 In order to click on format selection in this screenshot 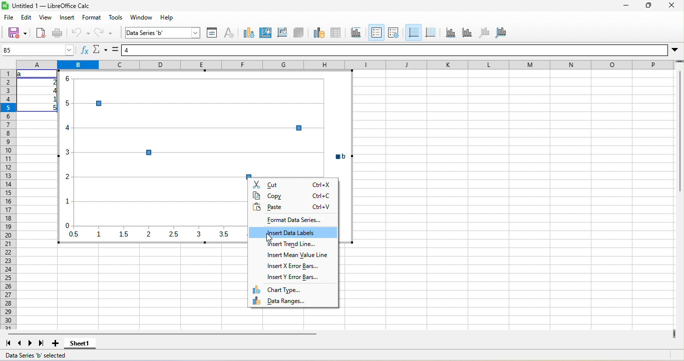, I will do `click(212, 33)`.